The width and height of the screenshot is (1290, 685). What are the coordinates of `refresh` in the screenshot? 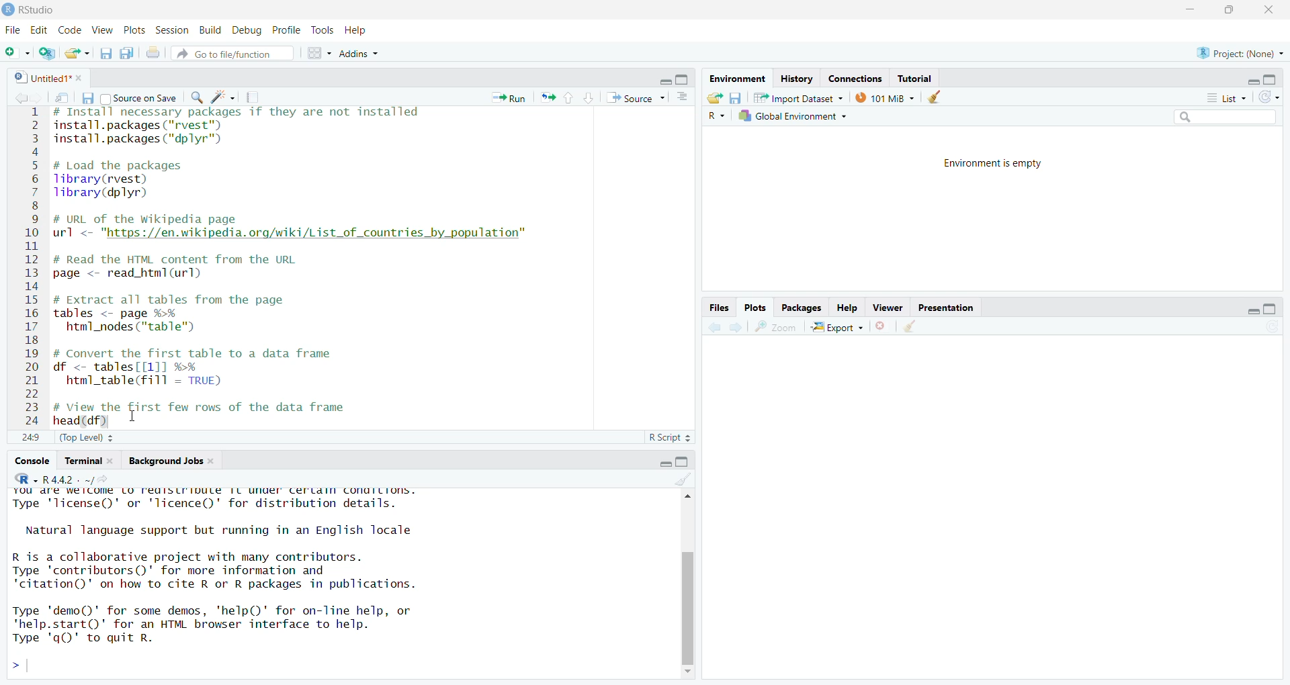 It's located at (1268, 97).